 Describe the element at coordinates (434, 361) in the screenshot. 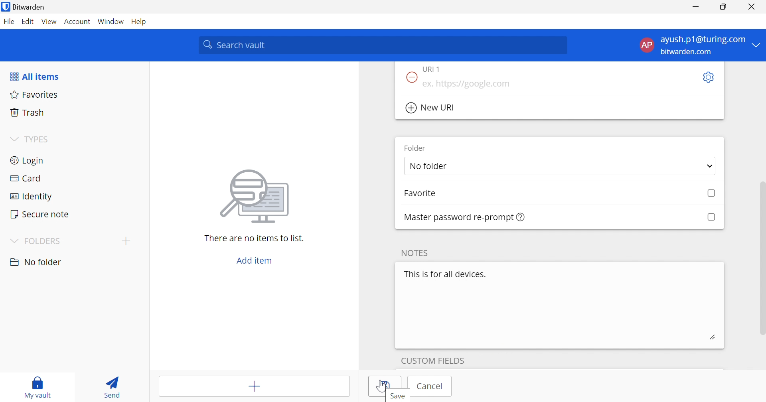

I see `custom fields` at that location.